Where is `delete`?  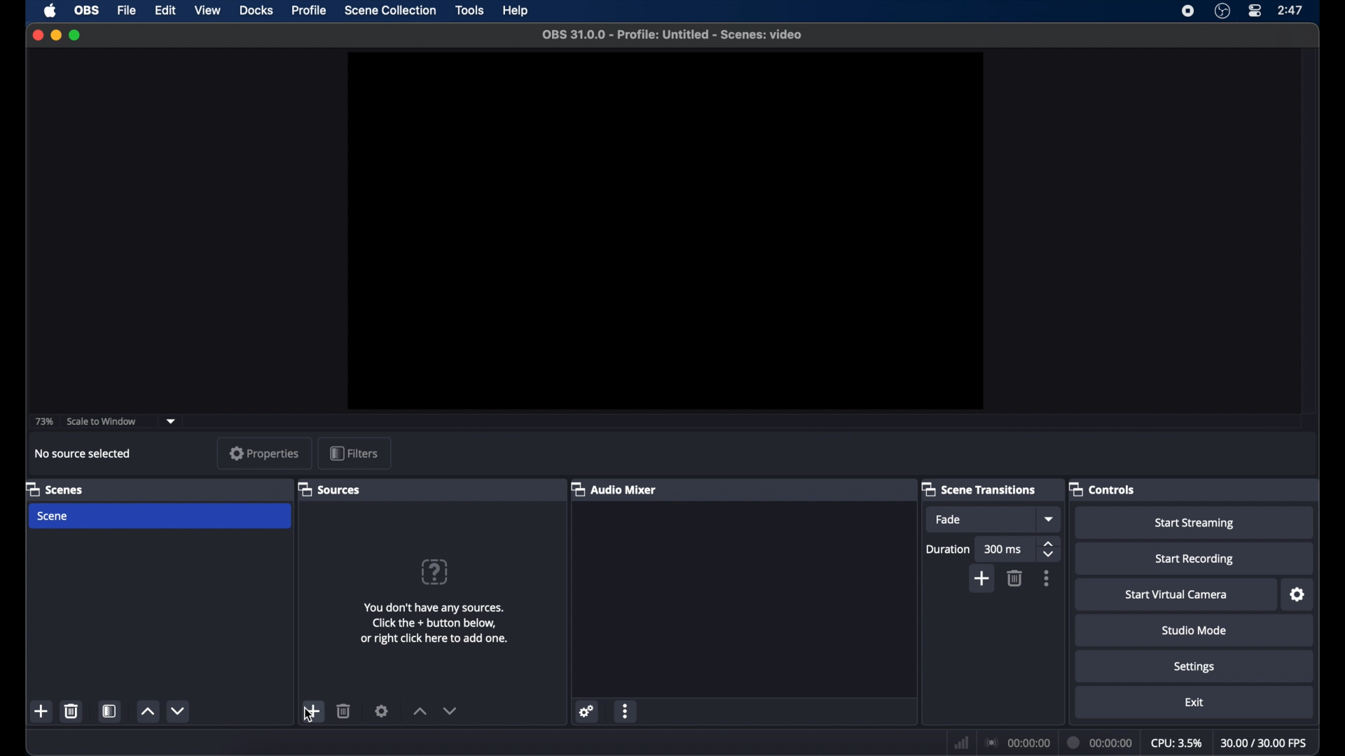 delete is located at coordinates (344, 710).